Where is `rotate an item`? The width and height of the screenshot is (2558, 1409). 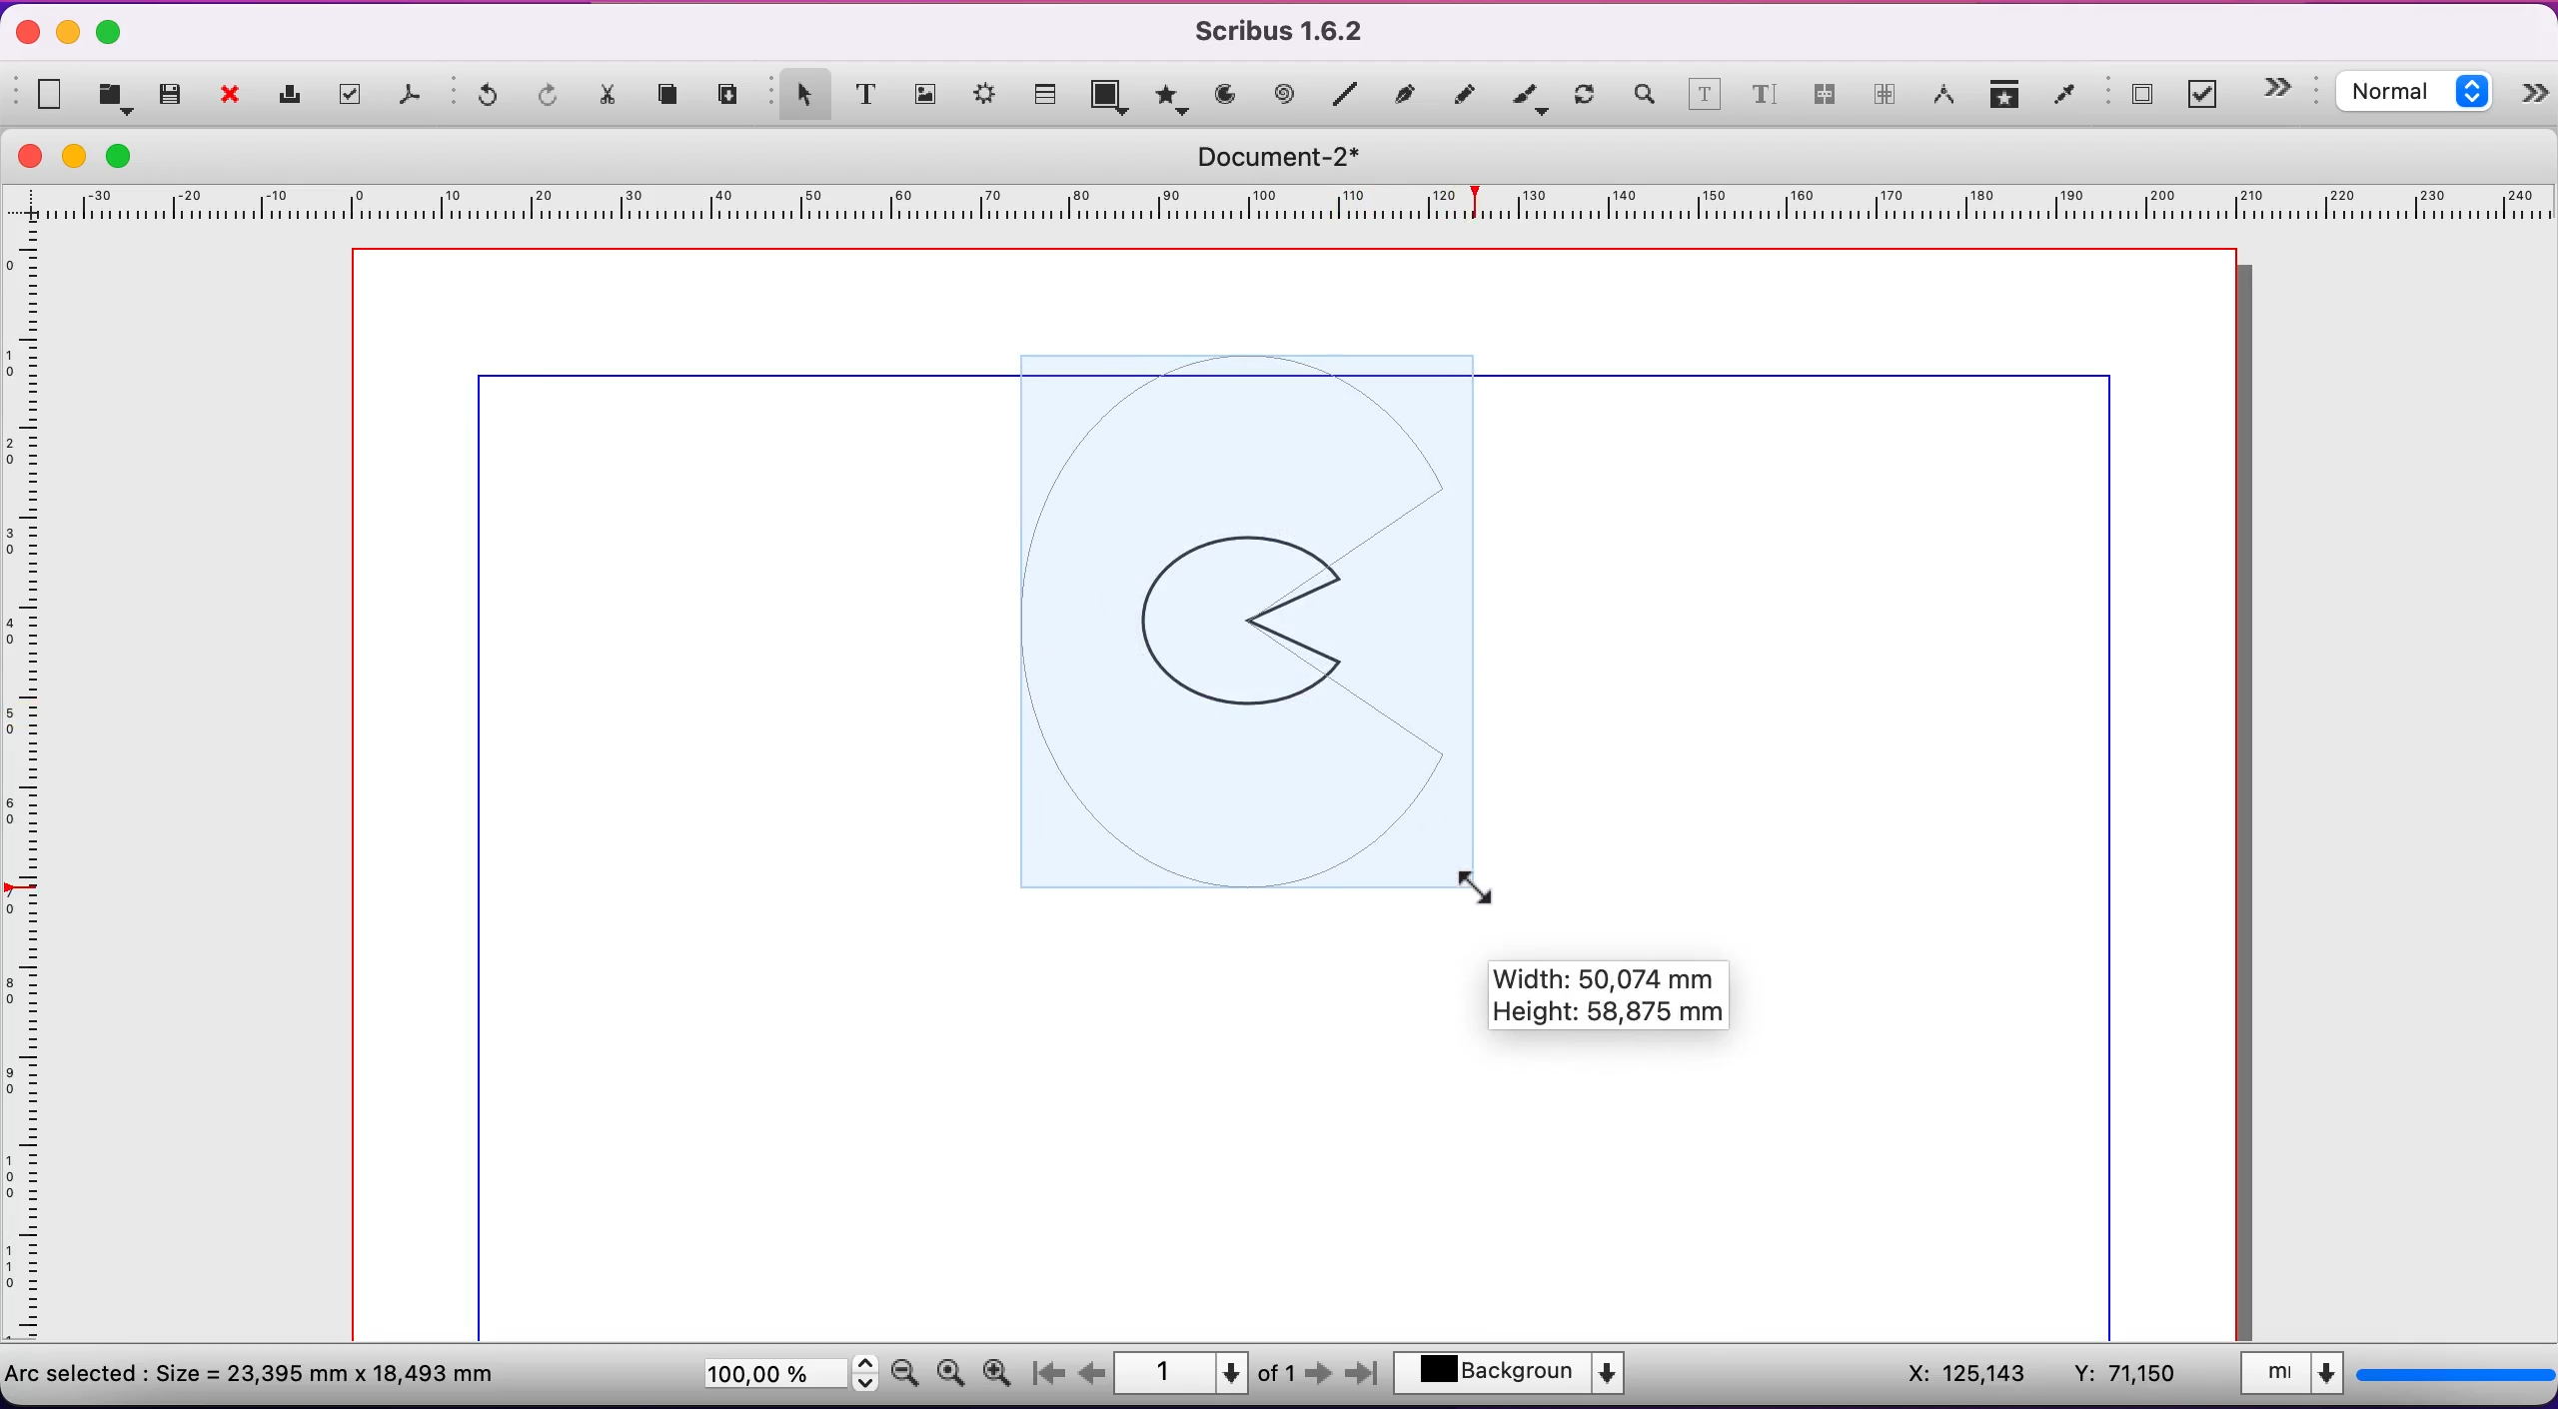 rotate an item is located at coordinates (1585, 98).